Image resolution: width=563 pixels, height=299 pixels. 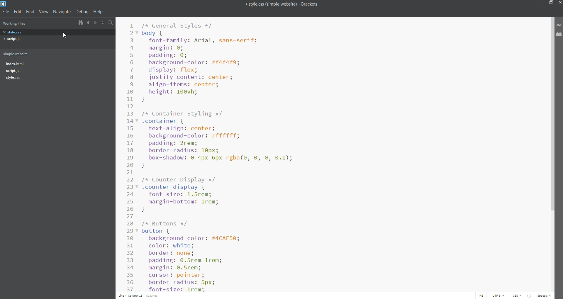 What do you see at coordinates (82, 11) in the screenshot?
I see `debug` at bounding box center [82, 11].